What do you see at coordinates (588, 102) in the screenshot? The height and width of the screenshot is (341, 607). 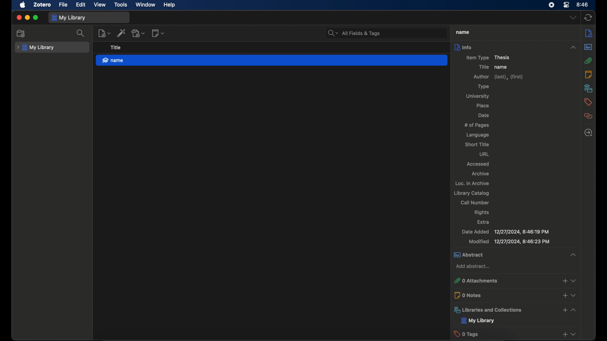 I see `tags` at bounding box center [588, 102].